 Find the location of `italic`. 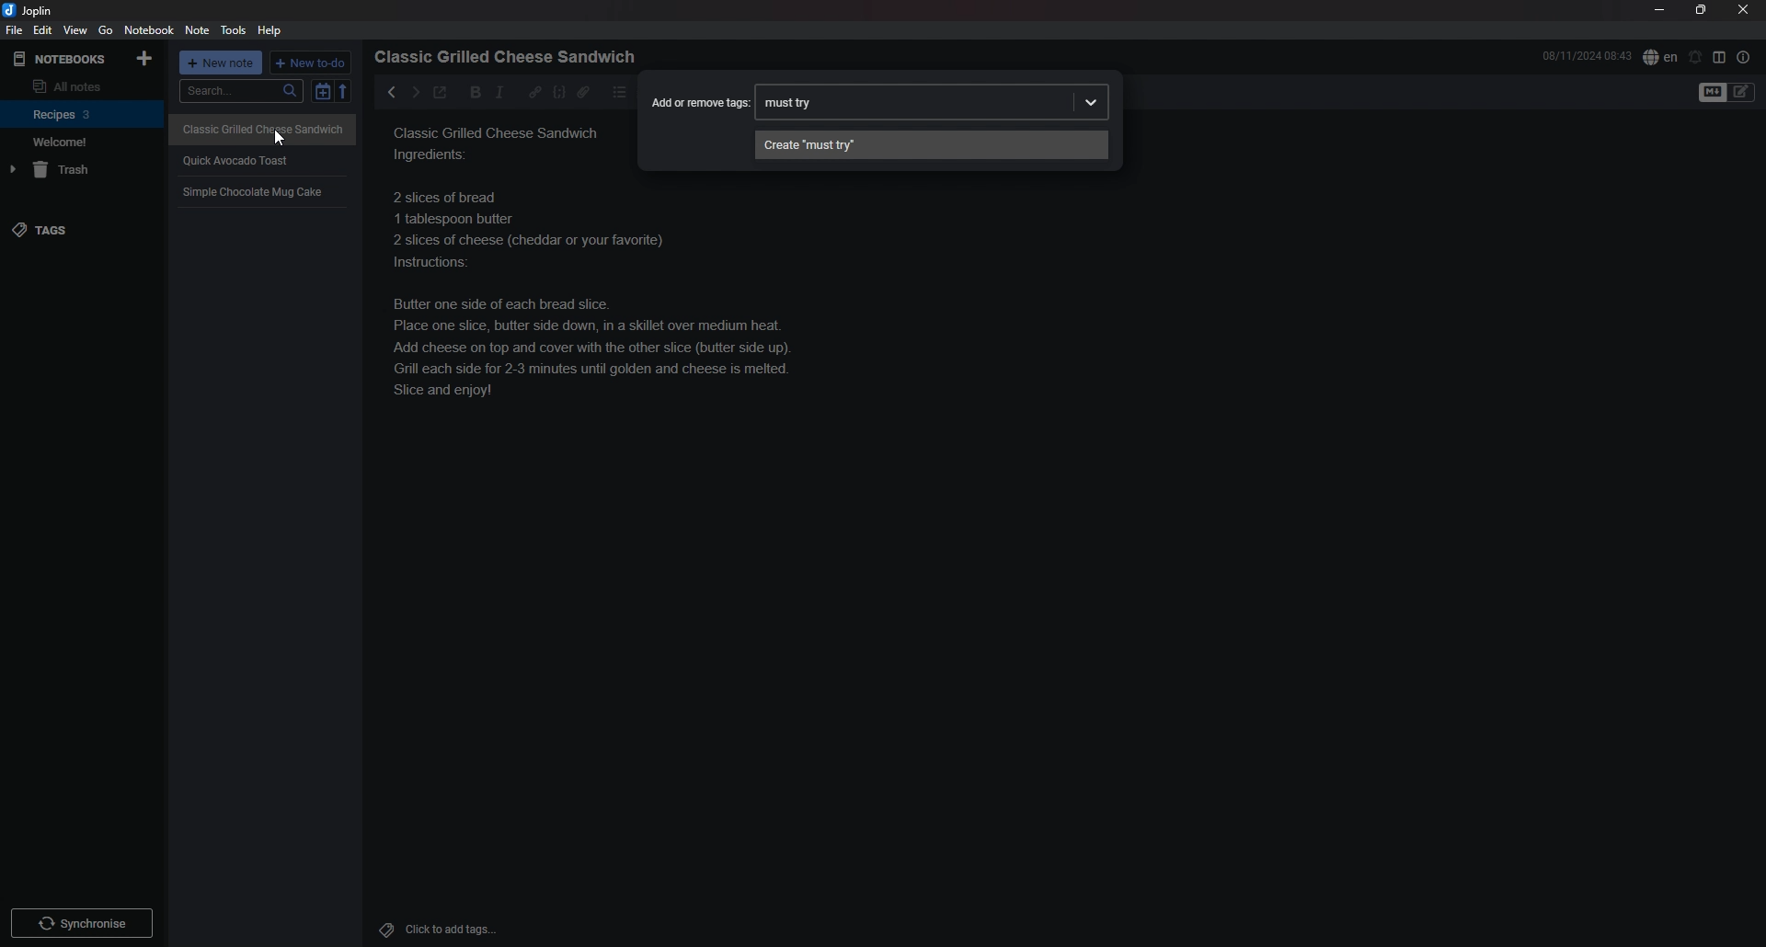

italic is located at coordinates (499, 92).